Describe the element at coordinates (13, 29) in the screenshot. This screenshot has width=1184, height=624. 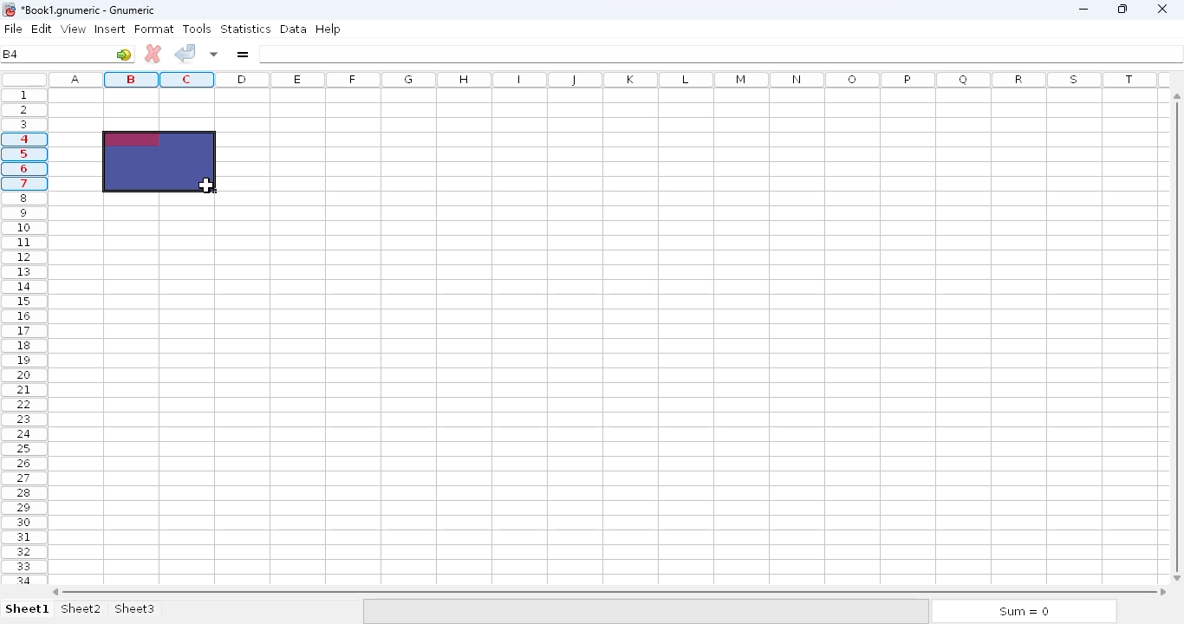
I see `file` at that location.